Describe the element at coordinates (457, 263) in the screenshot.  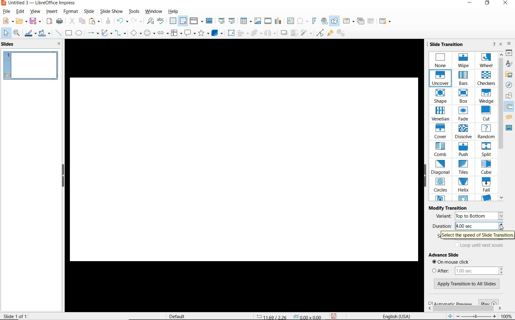
I see `ON MOUSE CLICK` at that location.